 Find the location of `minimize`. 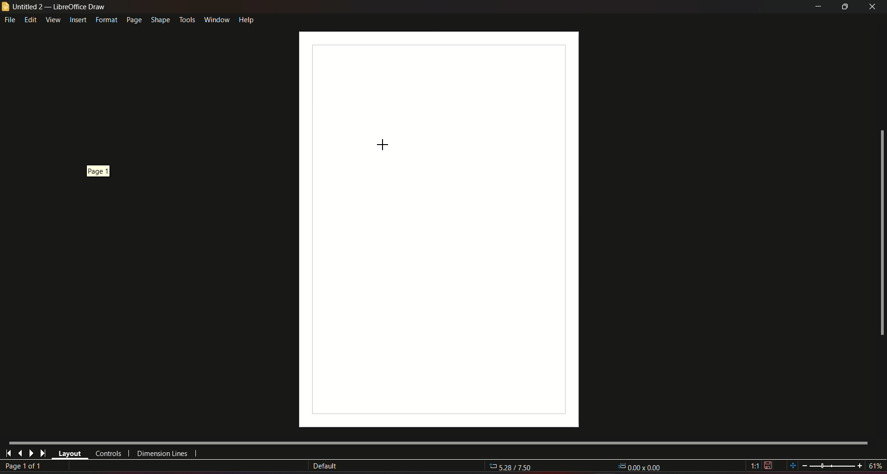

minimize is located at coordinates (817, 7).